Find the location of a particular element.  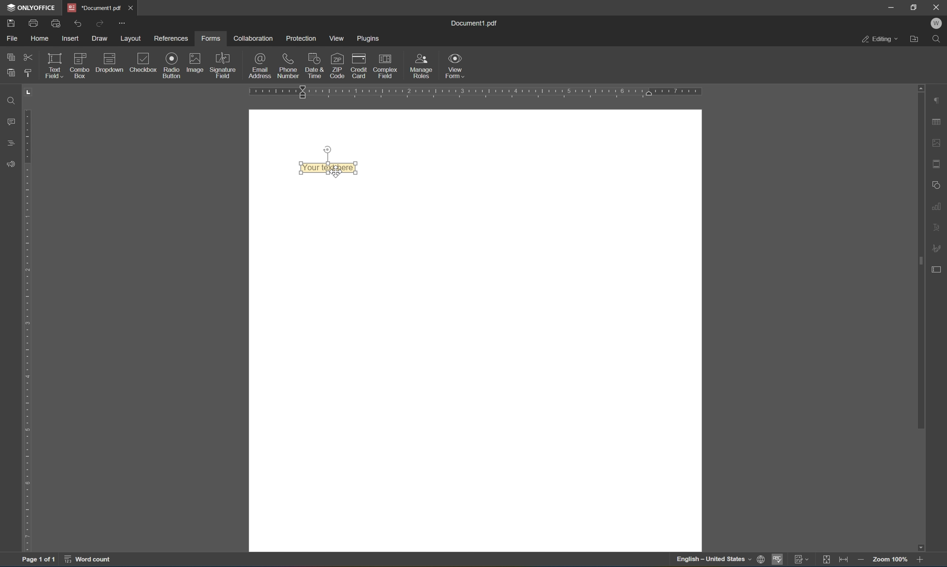

scroll bar is located at coordinates (917, 256).